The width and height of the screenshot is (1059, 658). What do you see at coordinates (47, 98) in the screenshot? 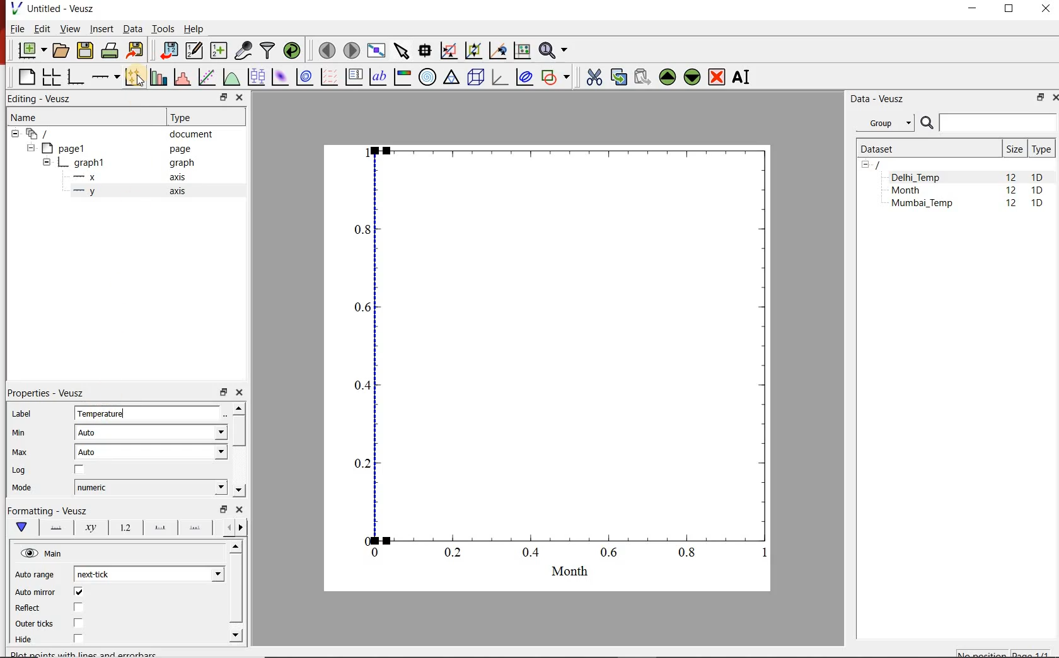
I see `Editing - Veusz` at bounding box center [47, 98].